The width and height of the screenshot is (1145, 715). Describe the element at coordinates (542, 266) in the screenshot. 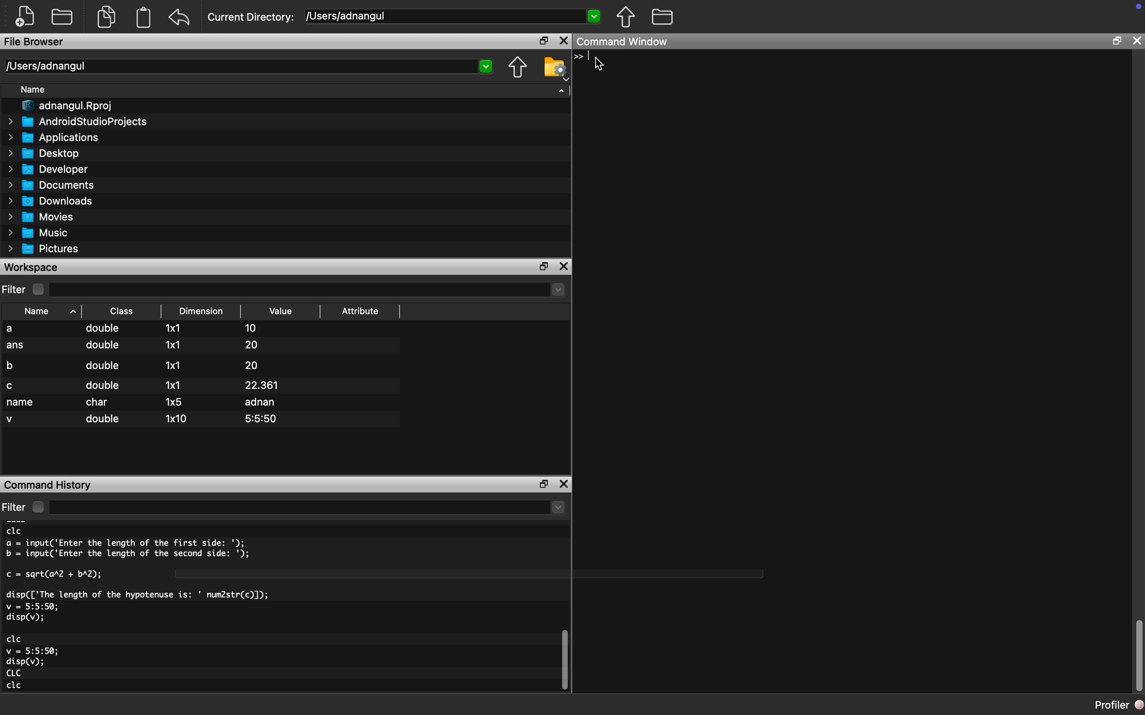

I see `Restore` at that location.